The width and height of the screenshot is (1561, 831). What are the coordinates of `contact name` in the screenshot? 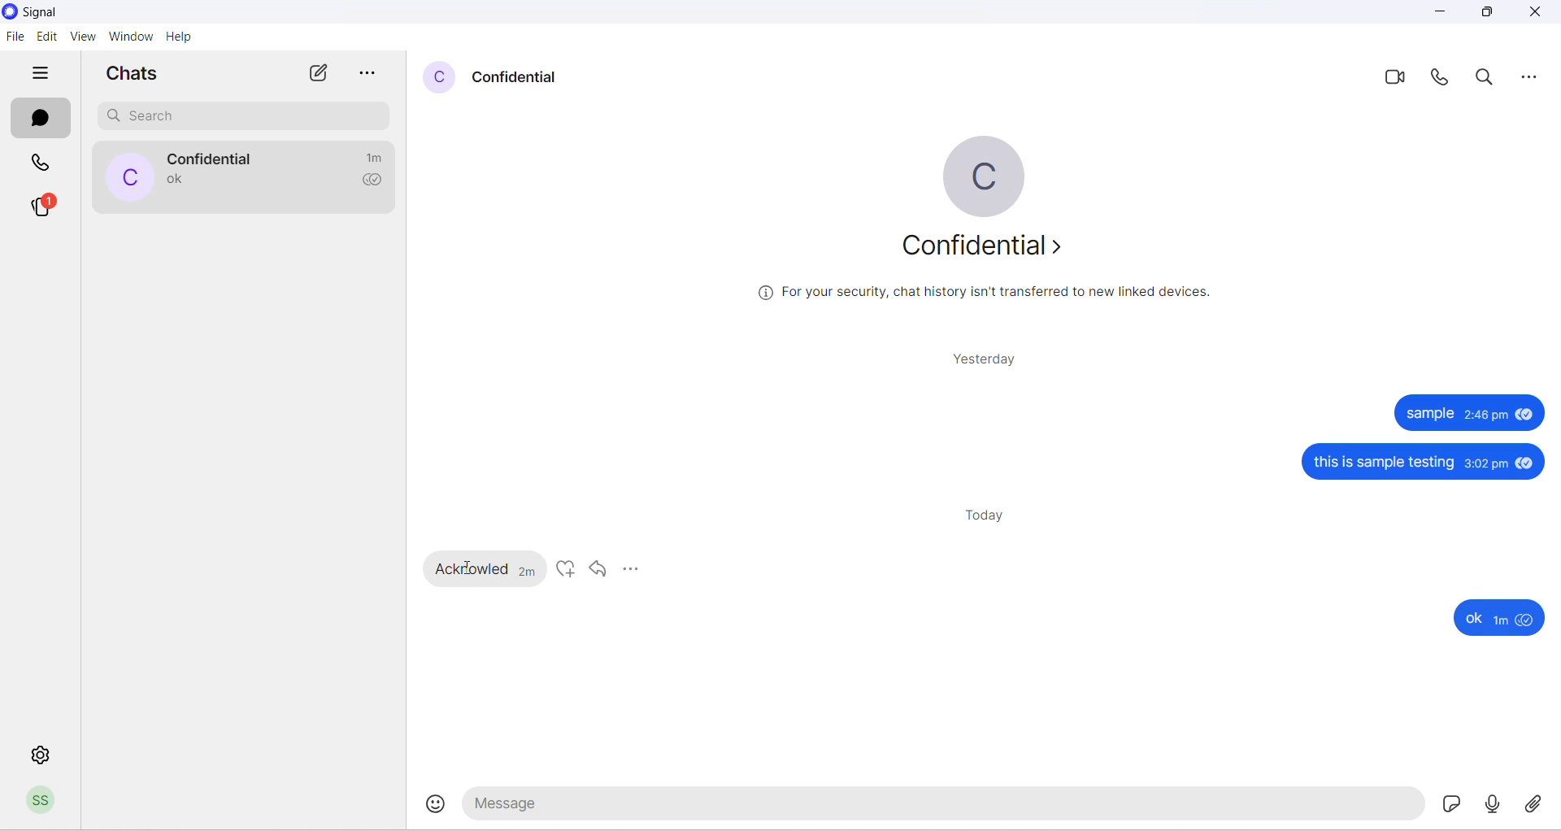 It's located at (516, 76).